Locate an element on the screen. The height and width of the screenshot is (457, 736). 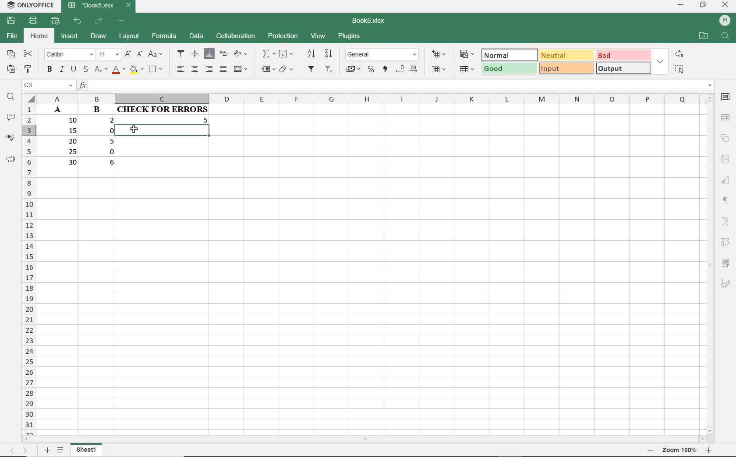
INPUT is located at coordinates (566, 68).